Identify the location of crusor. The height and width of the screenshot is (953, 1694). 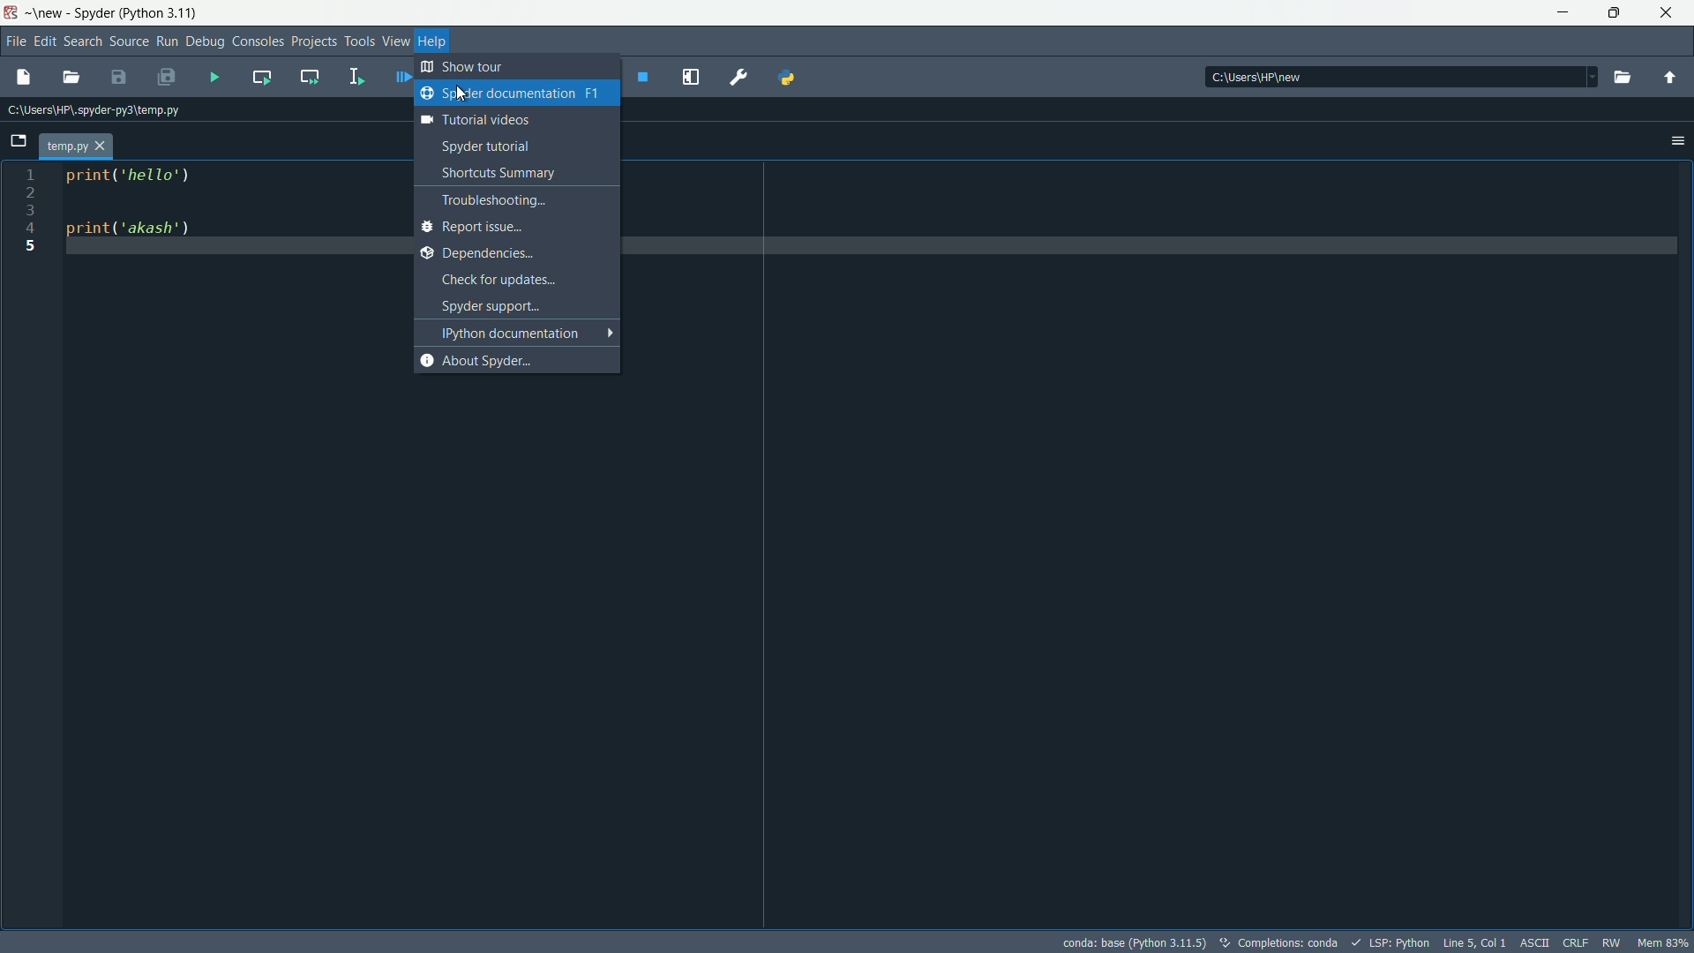
(459, 93).